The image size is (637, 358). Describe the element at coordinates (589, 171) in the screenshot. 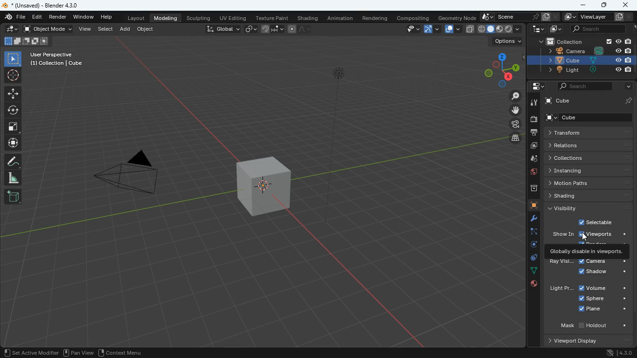

I see `instancing` at that location.